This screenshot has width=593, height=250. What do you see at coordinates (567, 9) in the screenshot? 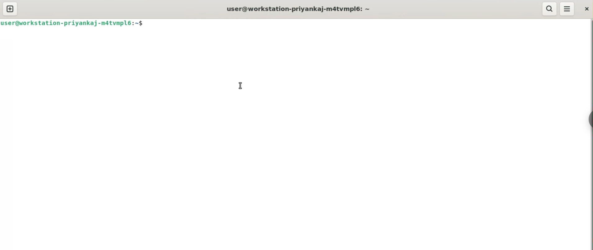
I see `menu` at bounding box center [567, 9].